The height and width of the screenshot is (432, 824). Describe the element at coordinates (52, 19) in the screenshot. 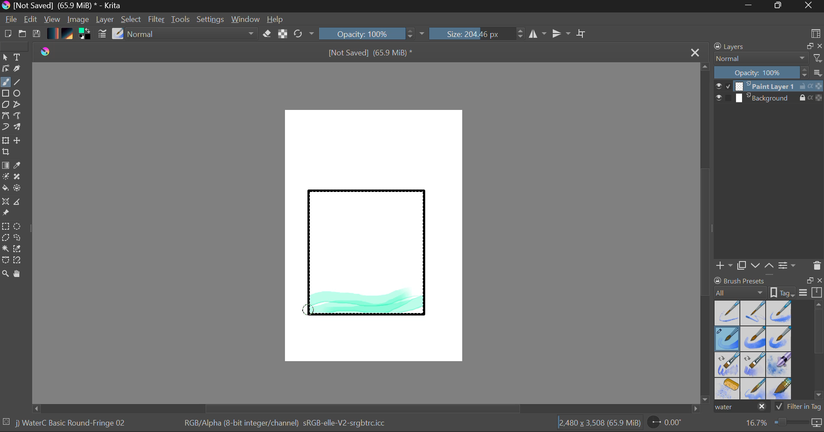

I see `View` at that location.